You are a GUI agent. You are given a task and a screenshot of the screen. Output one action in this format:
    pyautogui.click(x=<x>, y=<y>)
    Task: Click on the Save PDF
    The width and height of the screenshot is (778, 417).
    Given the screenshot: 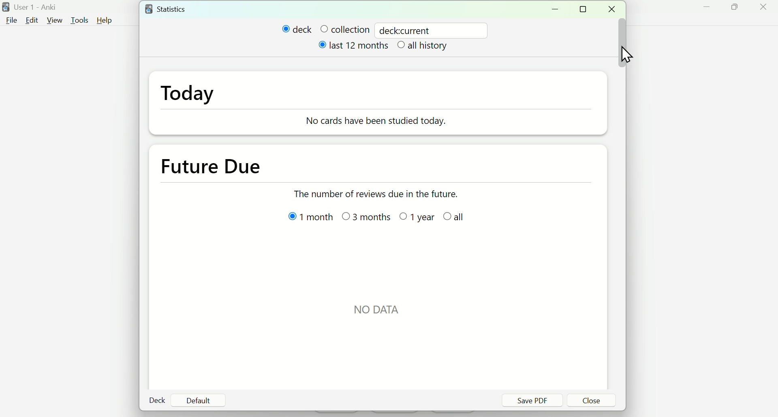 What is the action you would take?
    pyautogui.click(x=532, y=400)
    